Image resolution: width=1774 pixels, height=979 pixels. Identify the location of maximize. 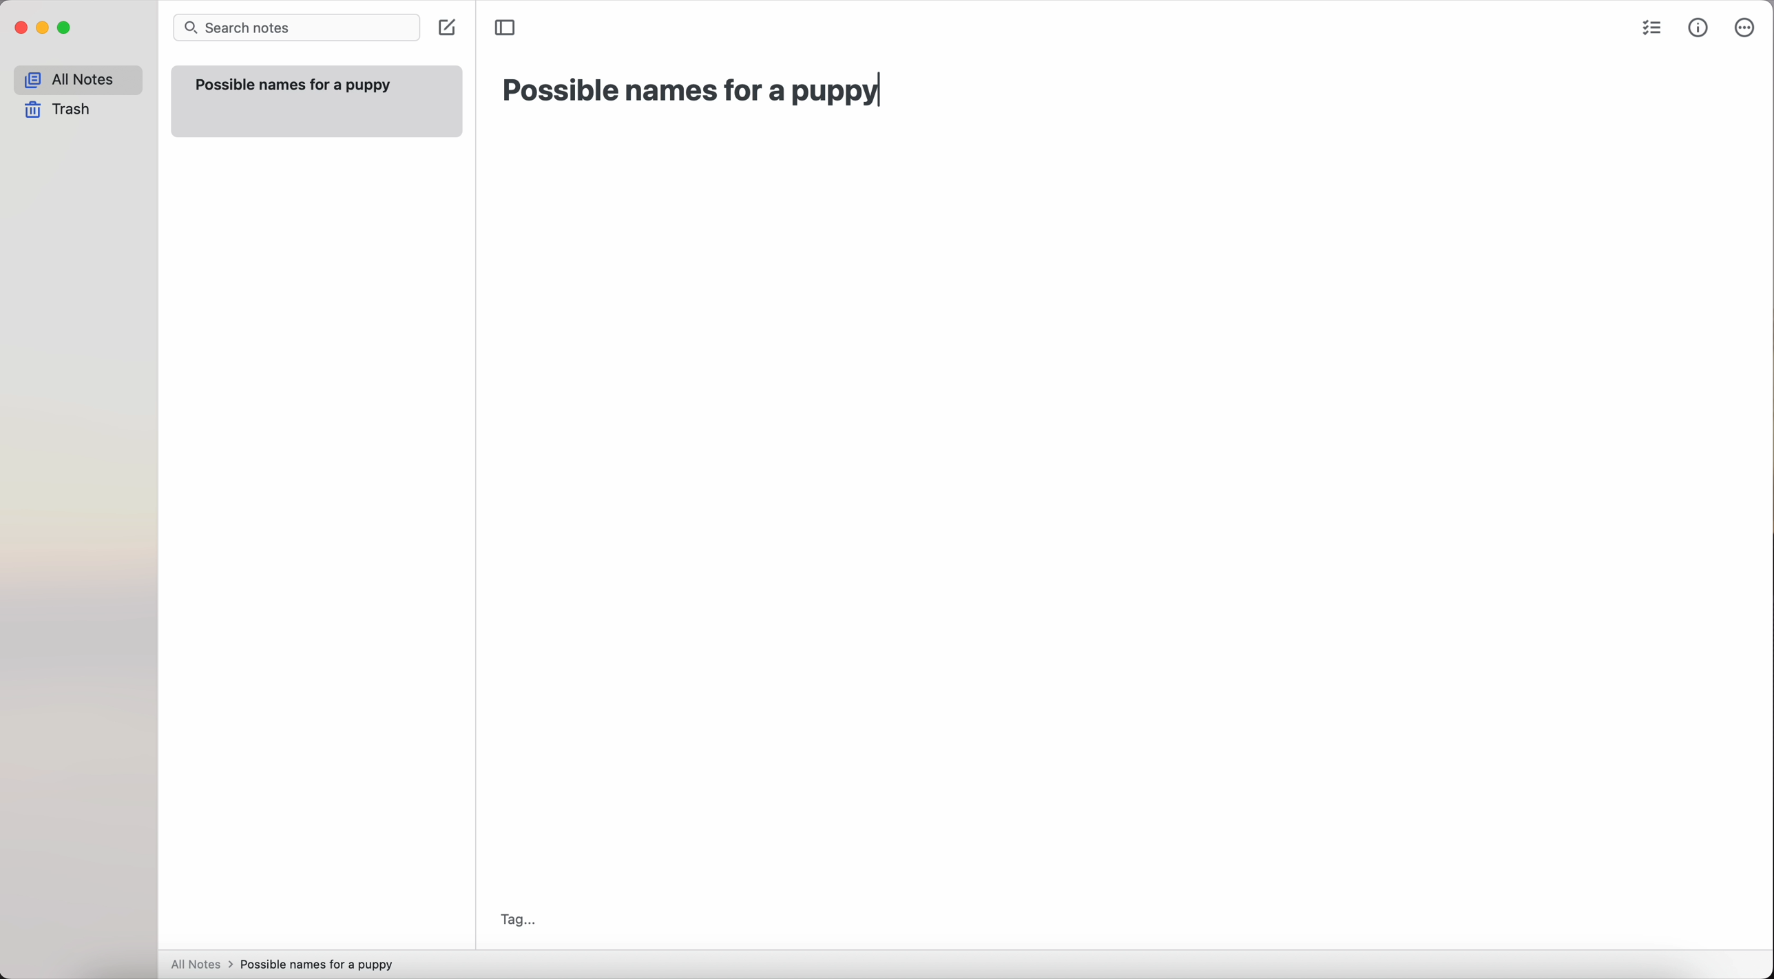
(65, 30).